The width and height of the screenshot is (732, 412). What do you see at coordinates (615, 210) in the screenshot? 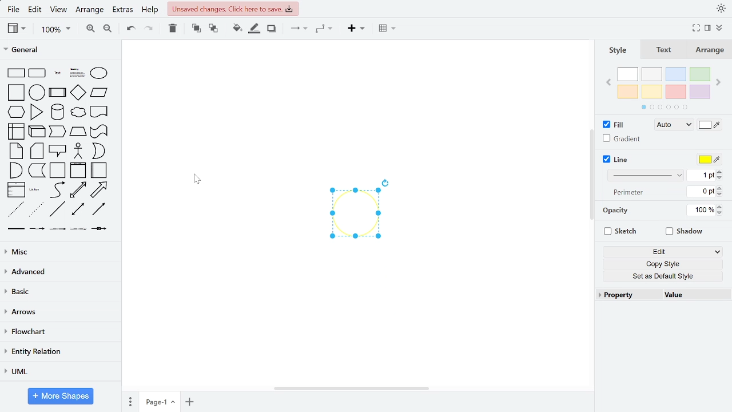
I see `opacity` at bounding box center [615, 210].